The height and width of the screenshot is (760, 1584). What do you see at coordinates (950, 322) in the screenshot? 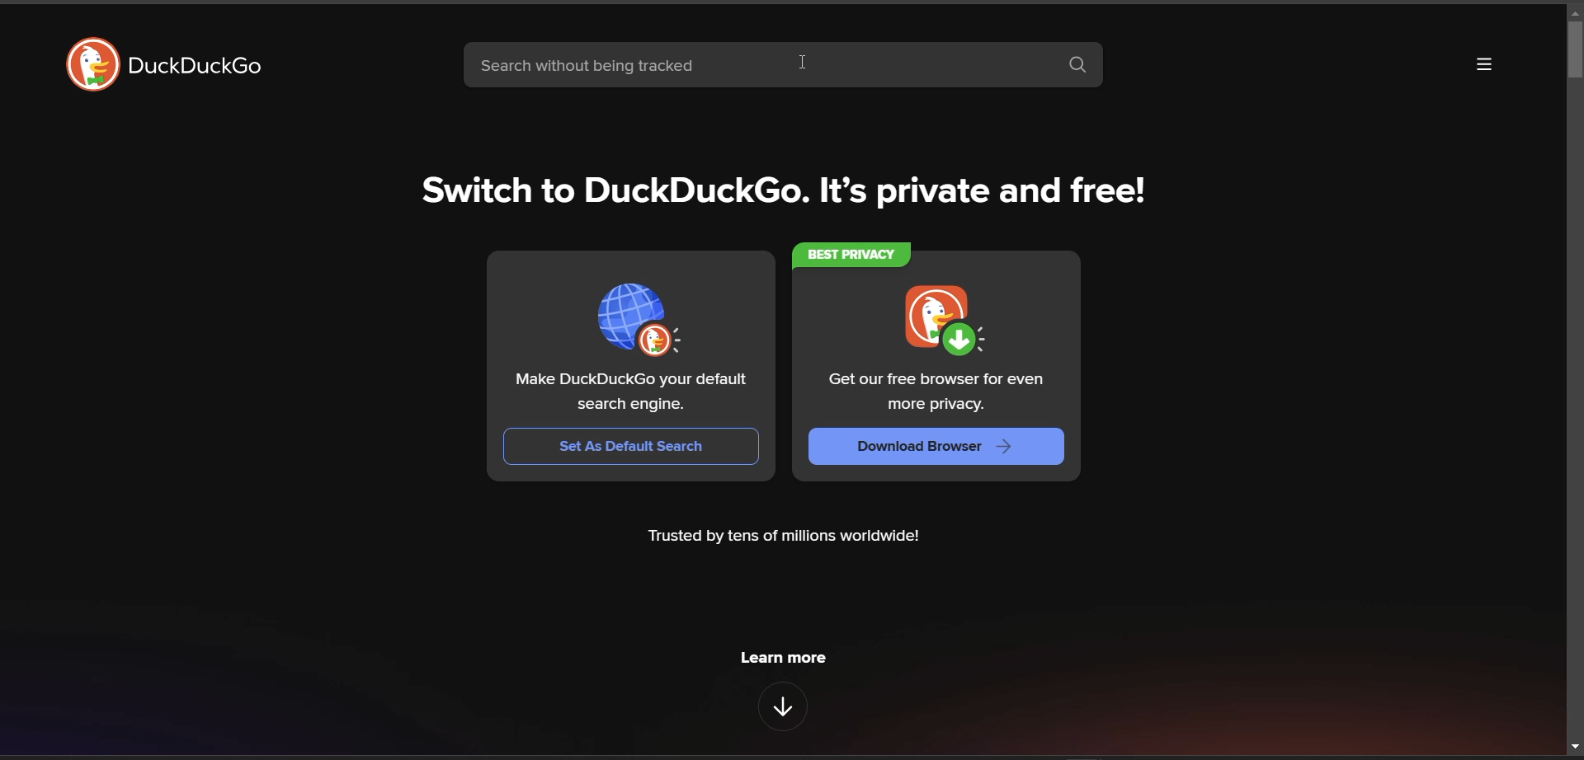
I see `icon` at bounding box center [950, 322].